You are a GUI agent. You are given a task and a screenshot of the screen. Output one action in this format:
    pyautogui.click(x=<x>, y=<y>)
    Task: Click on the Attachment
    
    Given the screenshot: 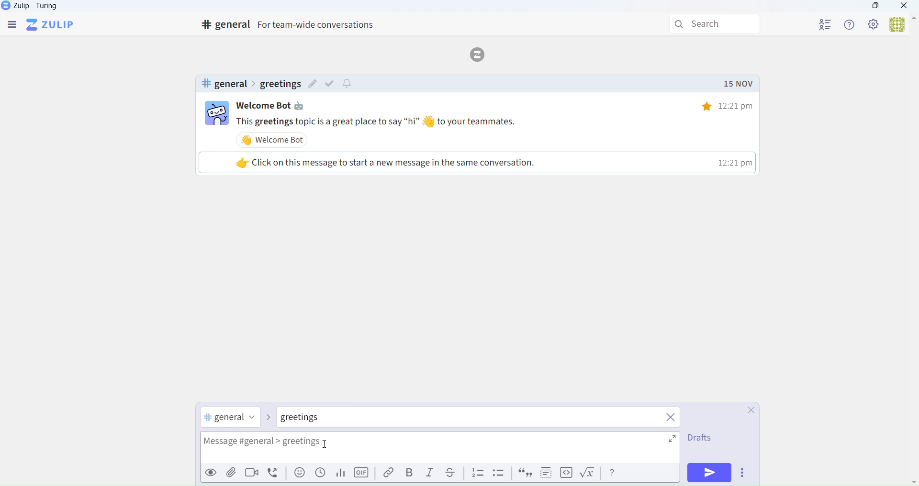 What is the action you would take?
    pyautogui.click(x=232, y=474)
    